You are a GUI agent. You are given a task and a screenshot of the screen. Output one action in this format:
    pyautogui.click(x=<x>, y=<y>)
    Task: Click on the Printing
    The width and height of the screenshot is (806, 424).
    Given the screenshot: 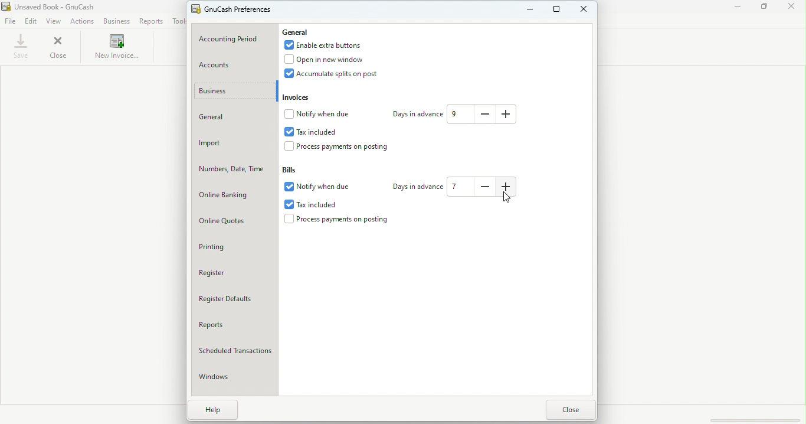 What is the action you would take?
    pyautogui.click(x=234, y=246)
    